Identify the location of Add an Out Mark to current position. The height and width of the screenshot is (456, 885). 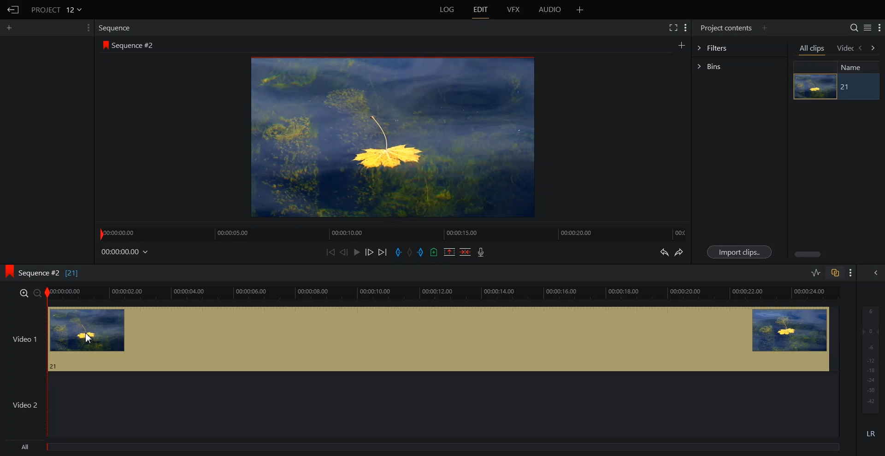
(421, 252).